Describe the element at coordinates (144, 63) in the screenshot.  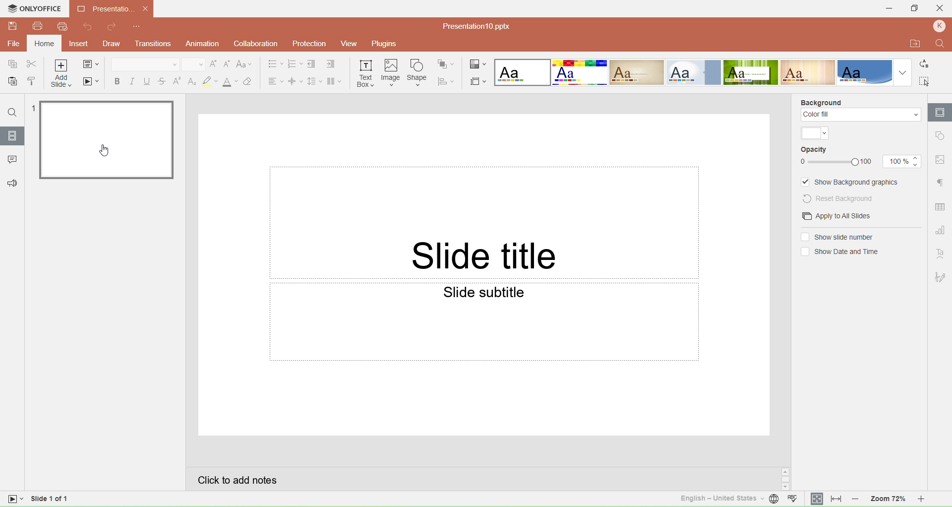
I see `Font` at that location.